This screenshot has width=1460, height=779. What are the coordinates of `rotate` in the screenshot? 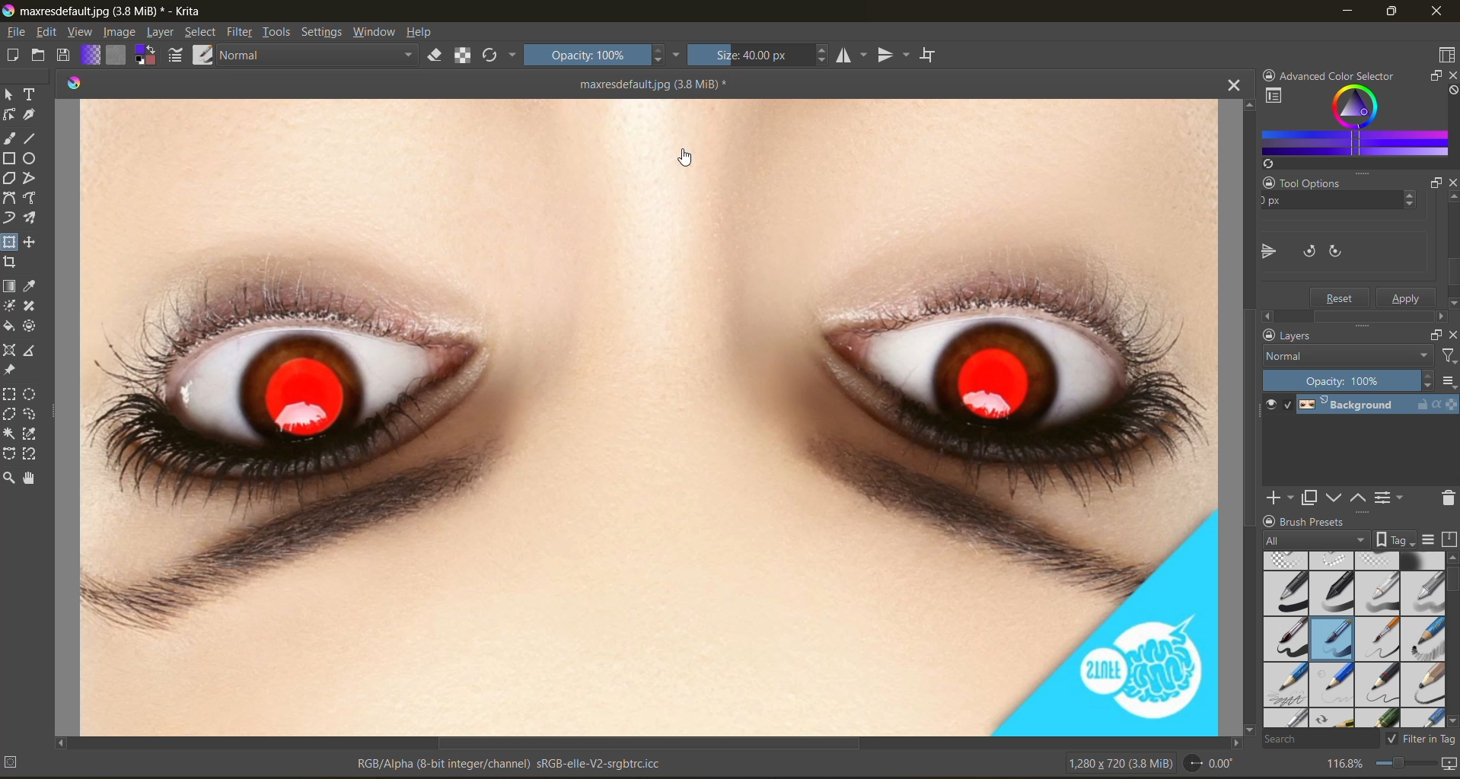 It's located at (1210, 764).